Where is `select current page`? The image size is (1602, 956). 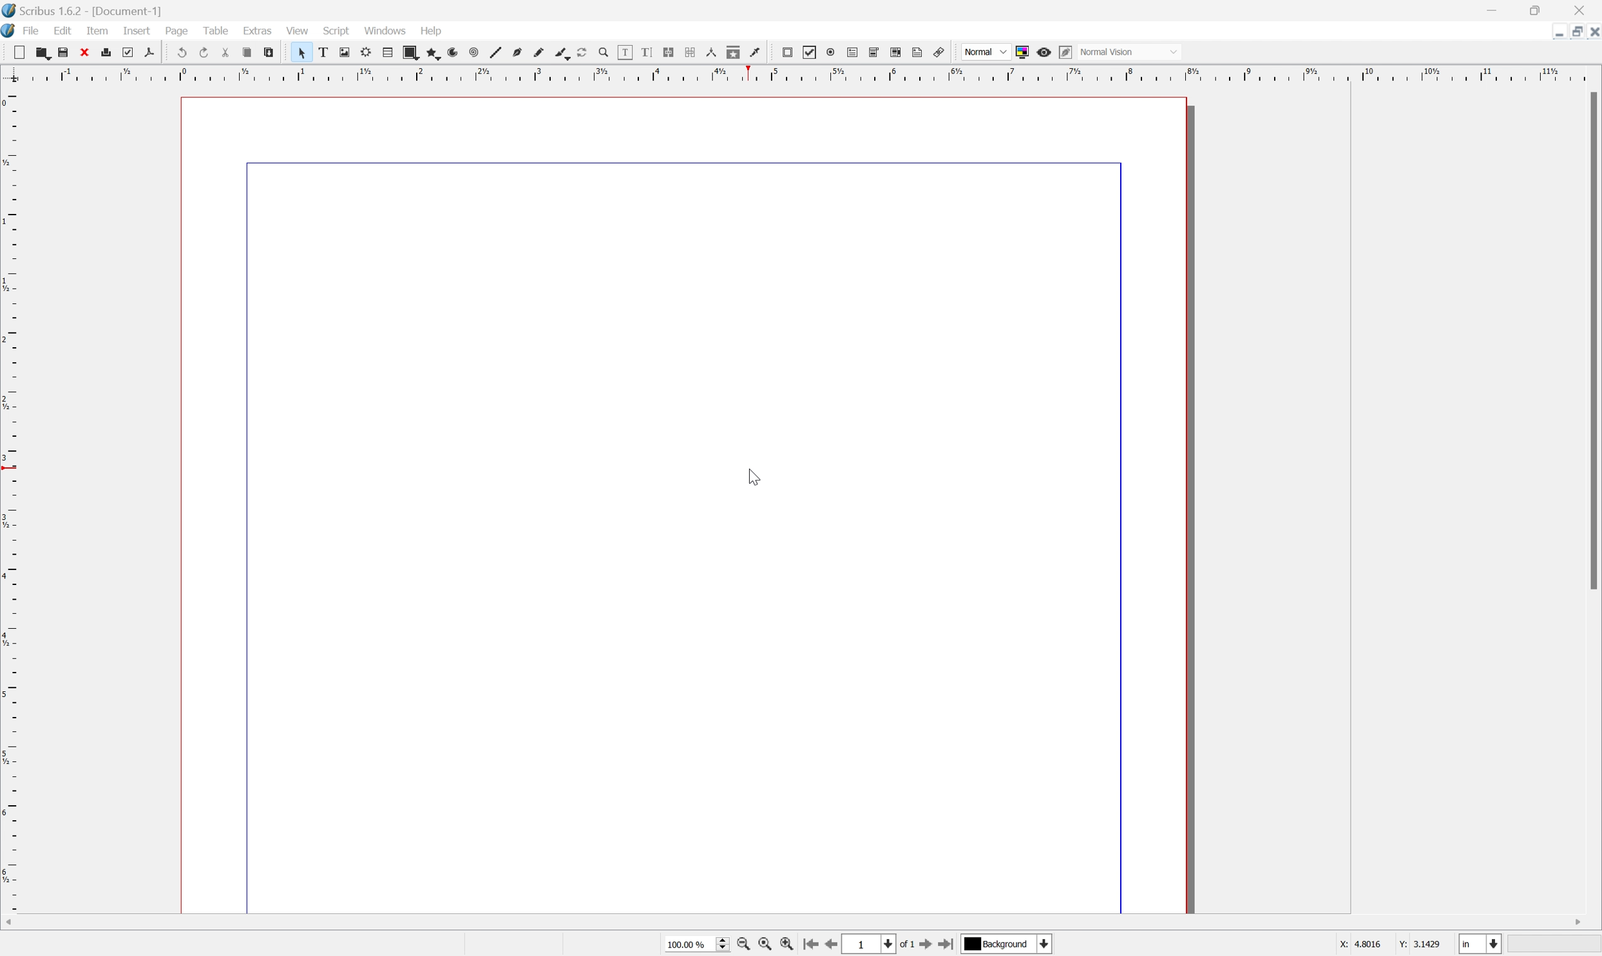
select current page is located at coordinates (877, 945).